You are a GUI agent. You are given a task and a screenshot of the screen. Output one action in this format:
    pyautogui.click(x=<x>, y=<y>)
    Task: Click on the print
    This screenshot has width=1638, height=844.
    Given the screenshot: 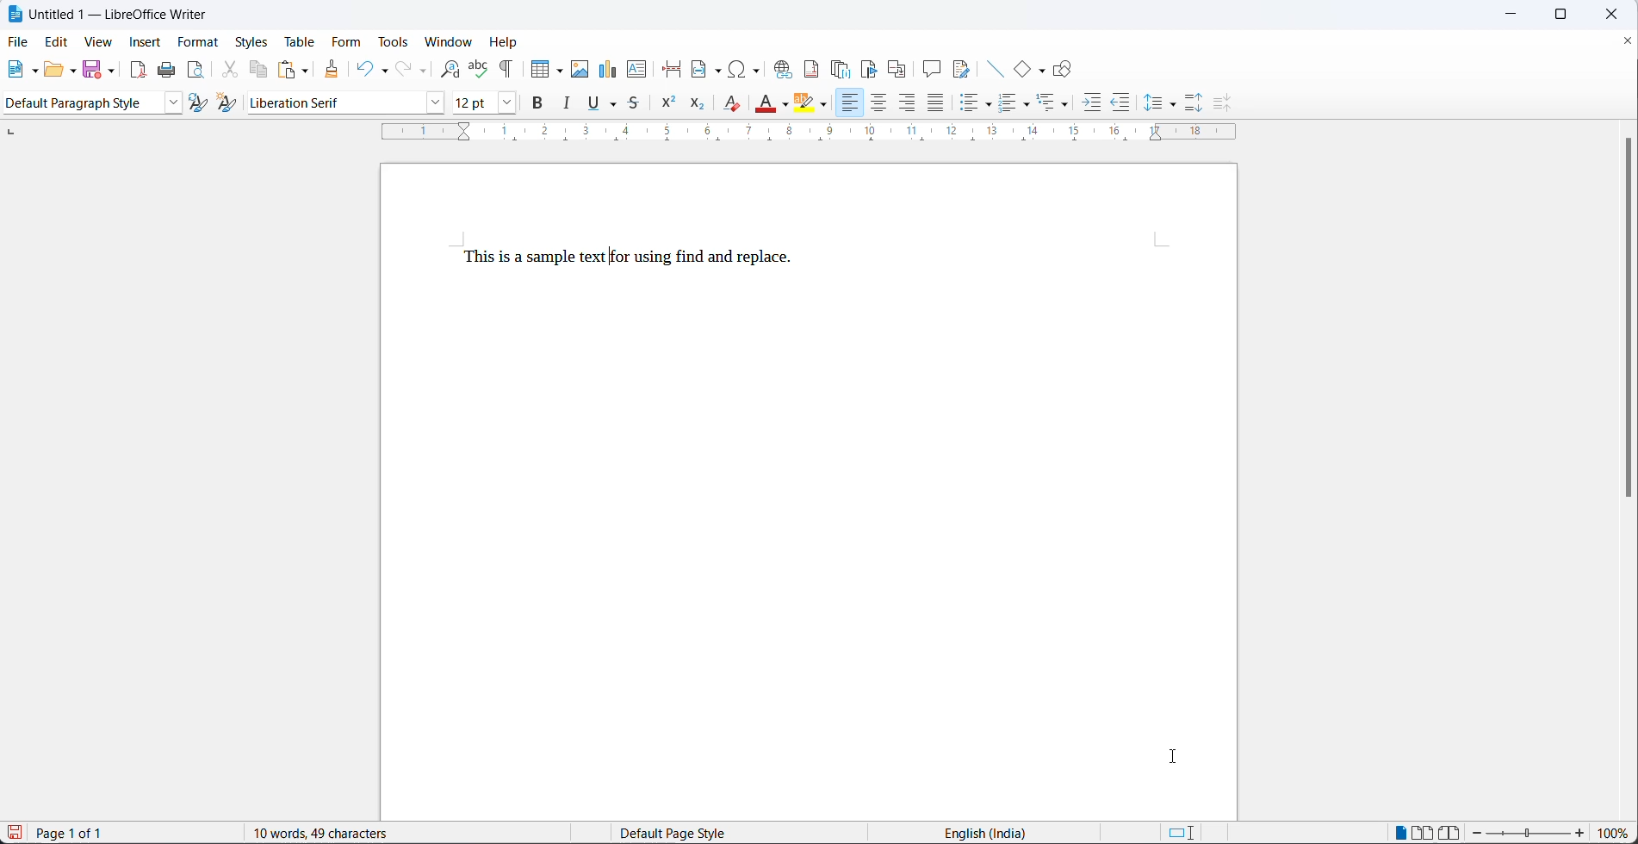 What is the action you would take?
    pyautogui.click(x=171, y=71)
    